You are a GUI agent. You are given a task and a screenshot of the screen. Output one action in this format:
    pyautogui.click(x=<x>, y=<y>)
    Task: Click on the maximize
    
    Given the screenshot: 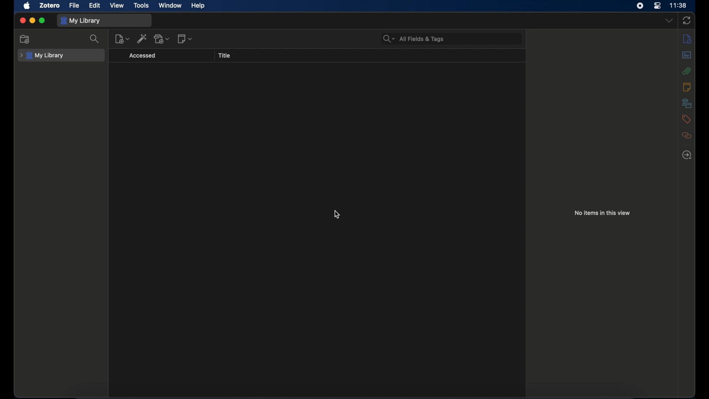 What is the action you would take?
    pyautogui.click(x=42, y=21)
    